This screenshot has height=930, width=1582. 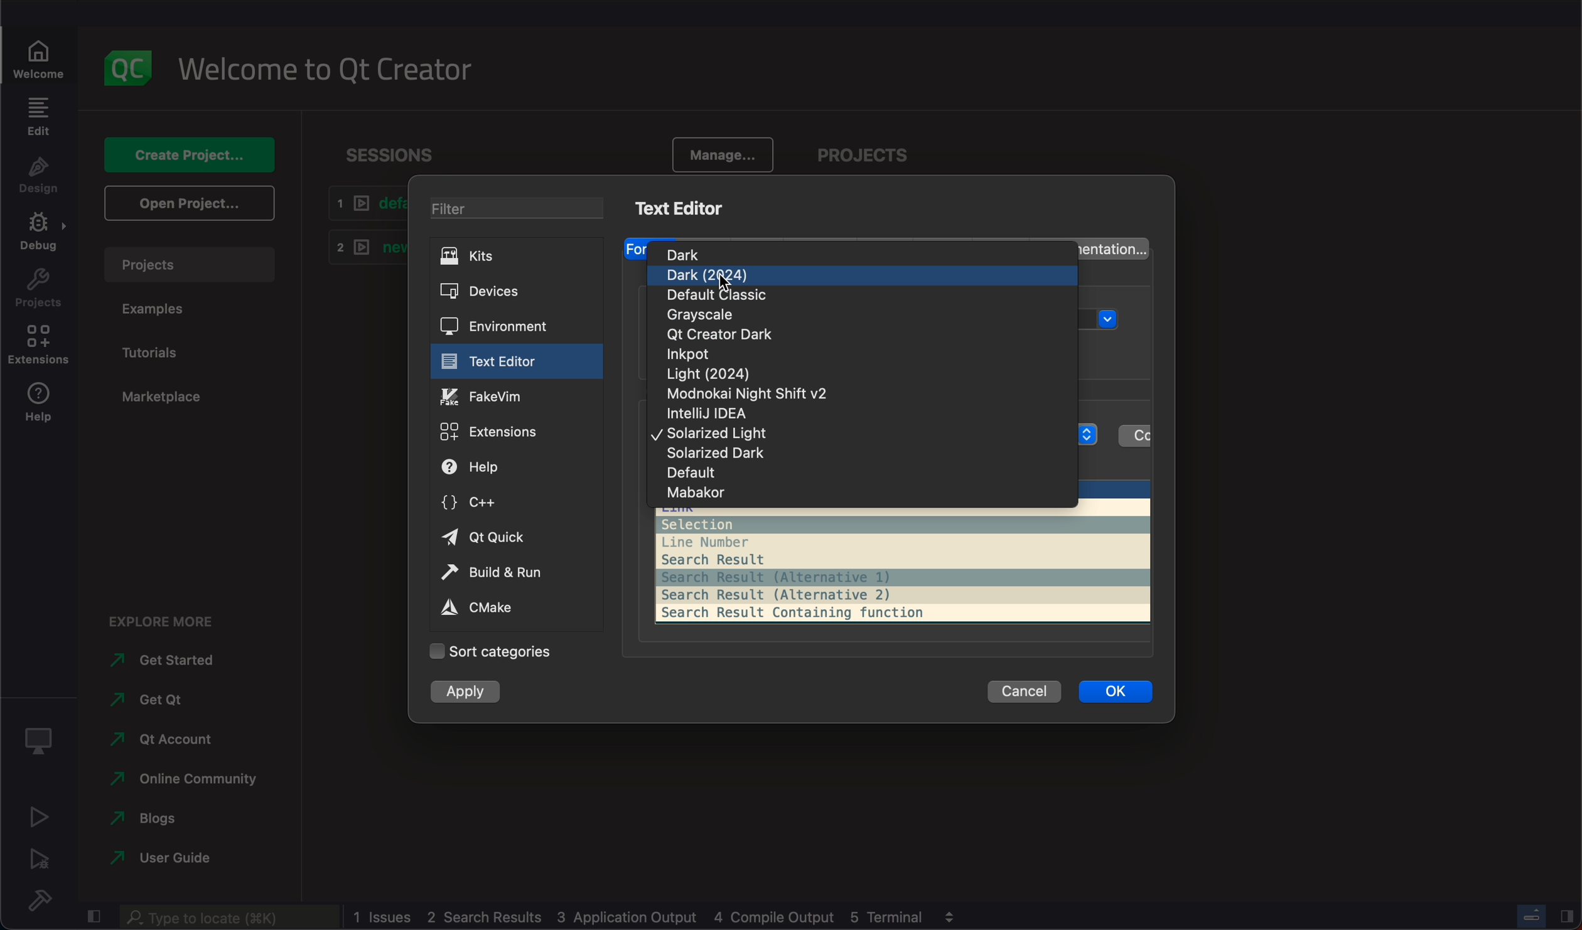 I want to click on documentation, so click(x=1106, y=247).